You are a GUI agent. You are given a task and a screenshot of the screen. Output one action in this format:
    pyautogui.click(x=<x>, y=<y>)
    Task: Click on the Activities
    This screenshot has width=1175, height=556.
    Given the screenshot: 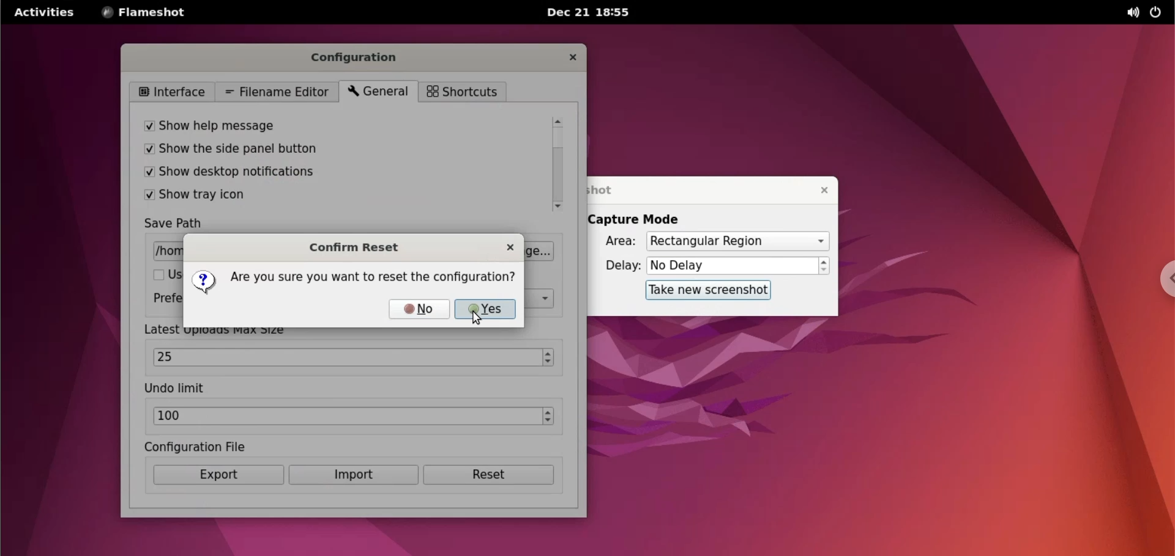 What is the action you would take?
    pyautogui.click(x=43, y=16)
    